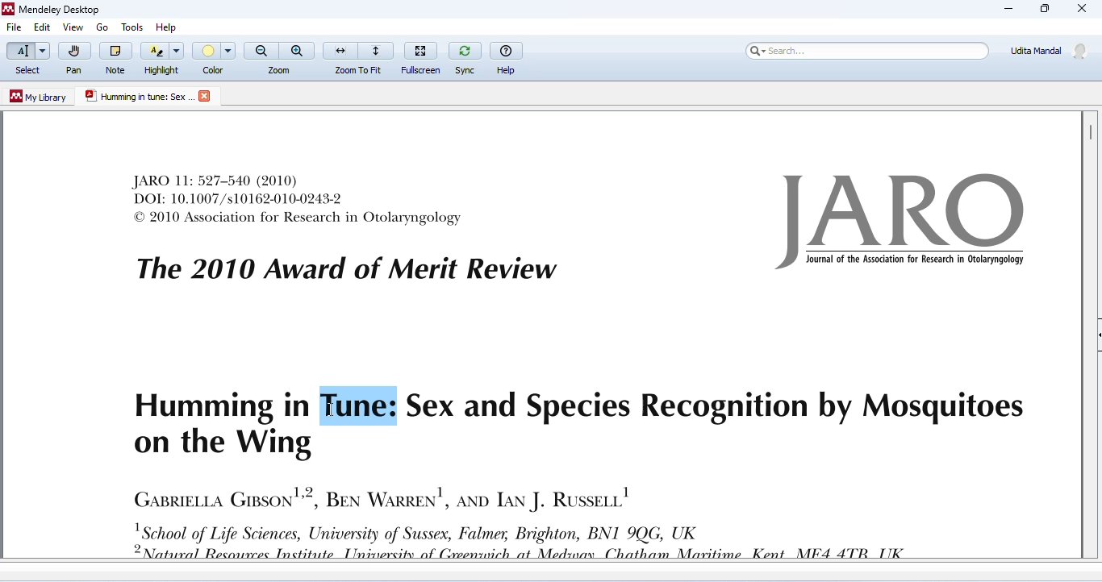  What do you see at coordinates (298, 199) in the screenshot?
I see `JARO 11: 527-540 (2010)
DOI: 10.1007/510162-010-0243-2
© 2010 Association for Research in Otolaryngology` at bounding box center [298, 199].